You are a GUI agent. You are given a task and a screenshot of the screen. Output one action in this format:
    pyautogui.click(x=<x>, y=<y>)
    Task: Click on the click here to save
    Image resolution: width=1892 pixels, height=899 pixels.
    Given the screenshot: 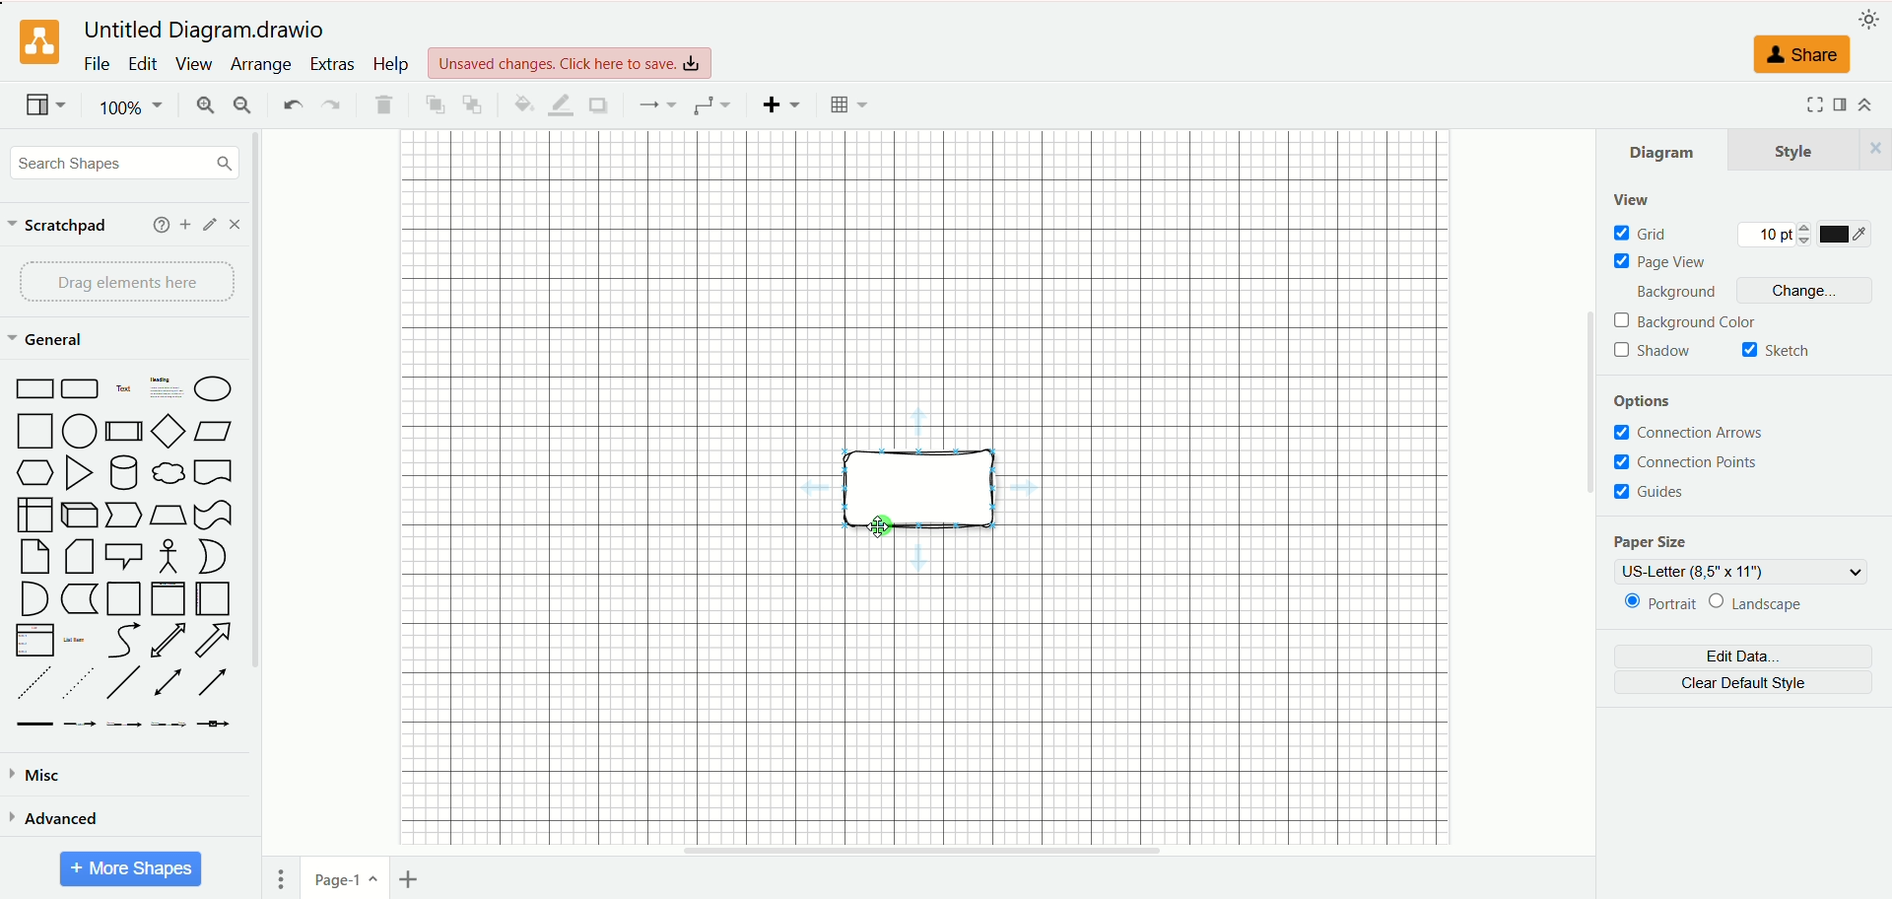 What is the action you would take?
    pyautogui.click(x=572, y=63)
    